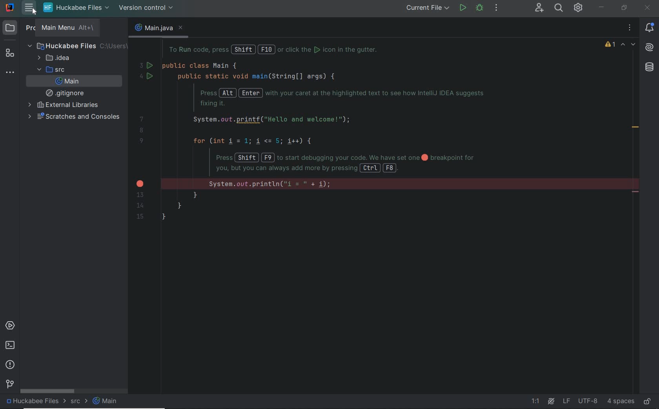  Describe the element at coordinates (35, 12) in the screenshot. I see `cursor` at that location.